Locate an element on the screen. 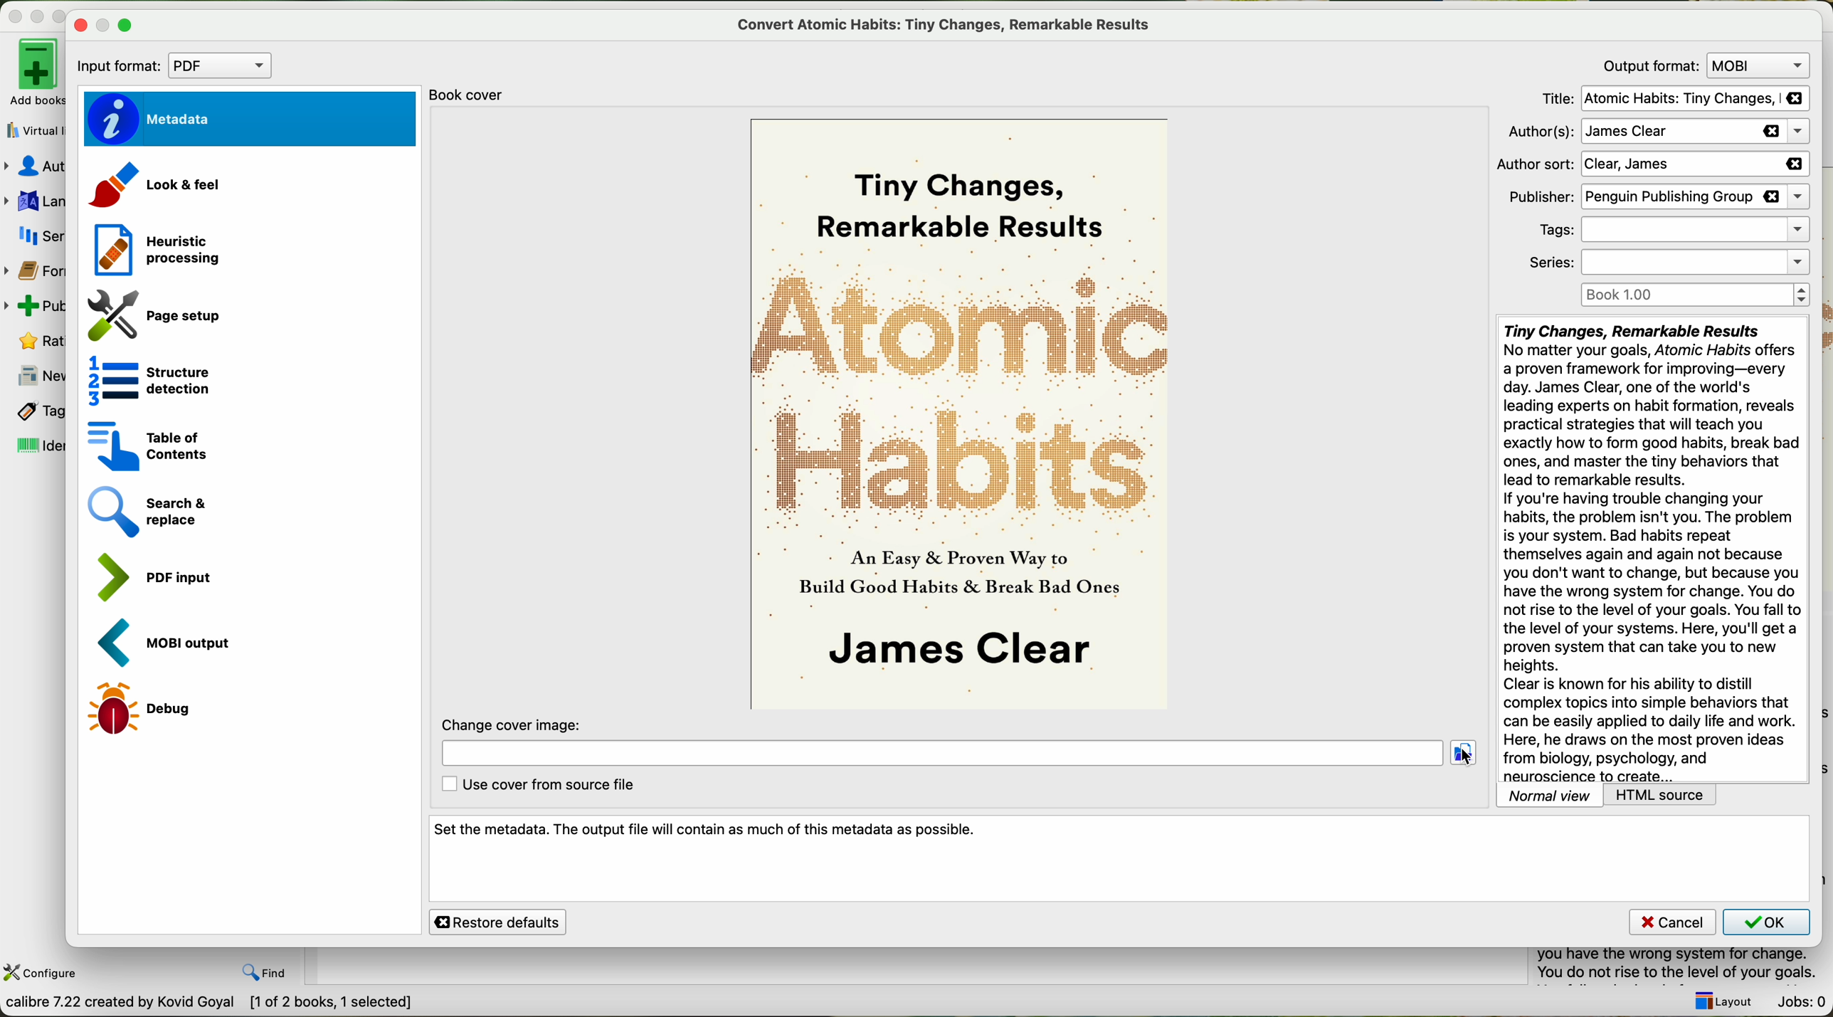 Image resolution: width=1833 pixels, height=1017 pixels. structure detection is located at coordinates (152, 380).